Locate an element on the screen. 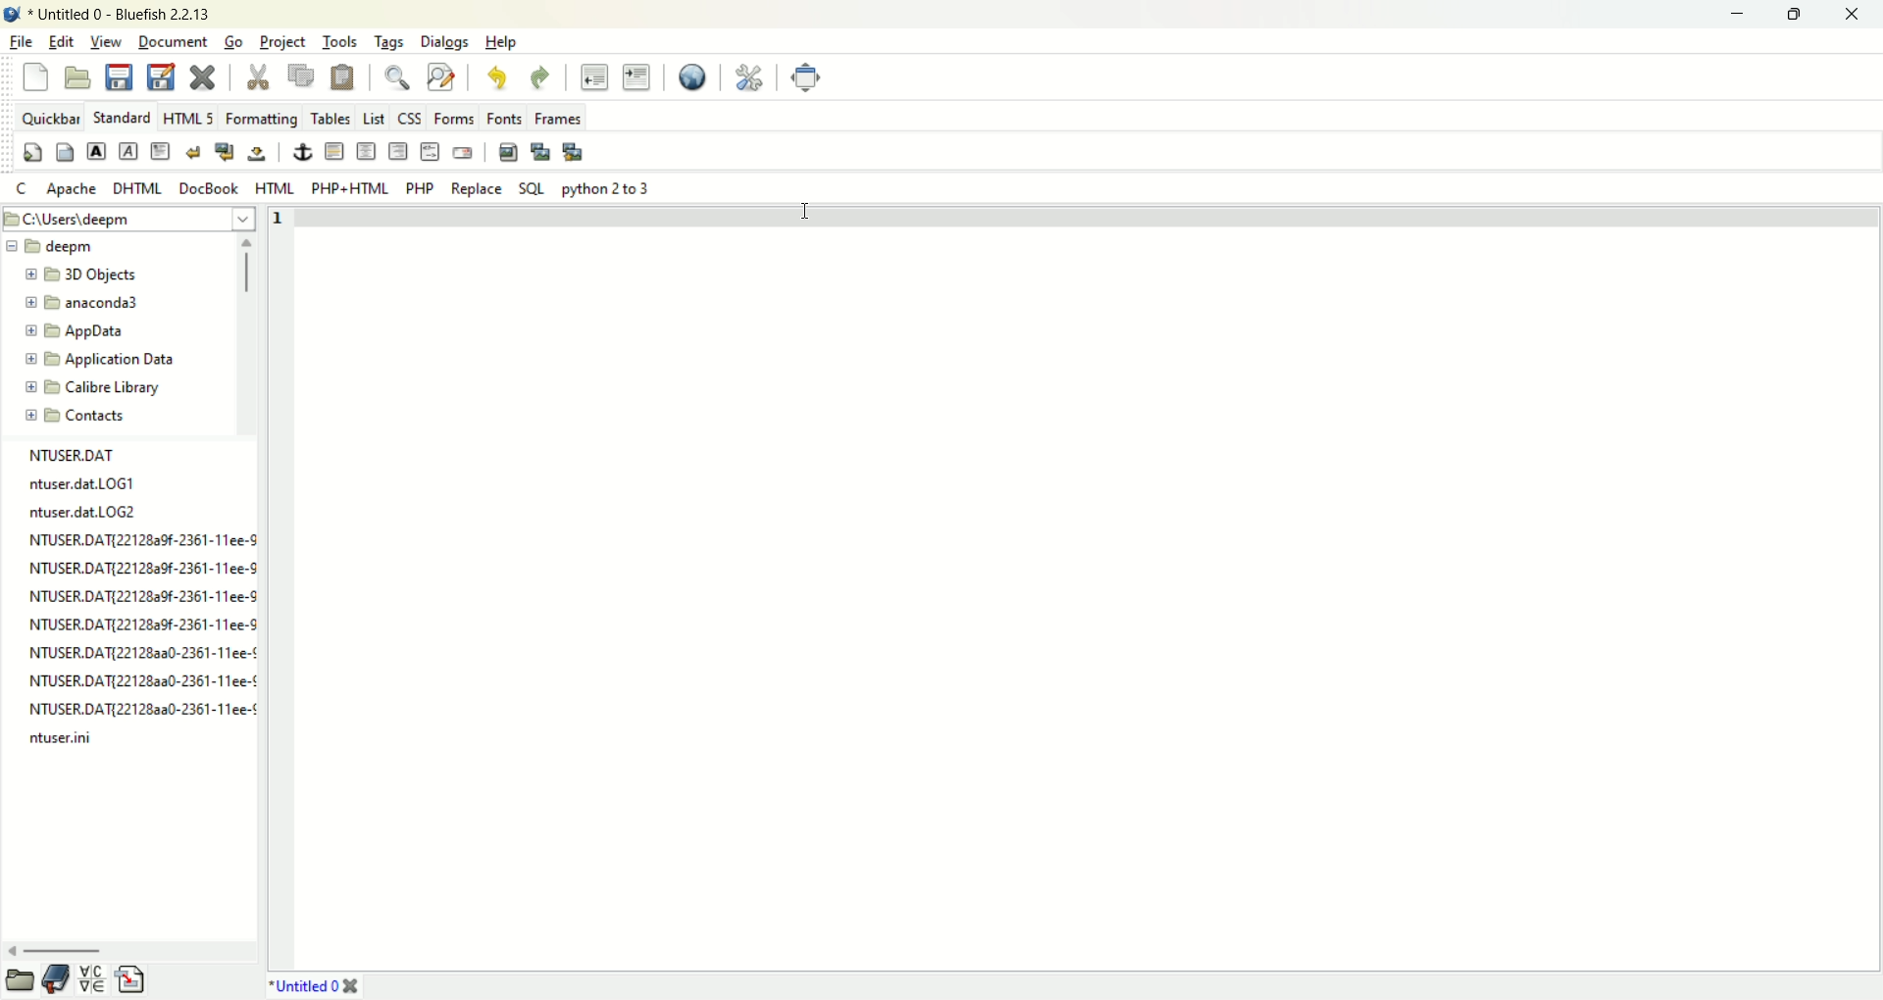 The height and width of the screenshot is (1000, 1883). NTUSER DAT(22128a9f-2361-11ee-§ is located at coordinates (140, 535).